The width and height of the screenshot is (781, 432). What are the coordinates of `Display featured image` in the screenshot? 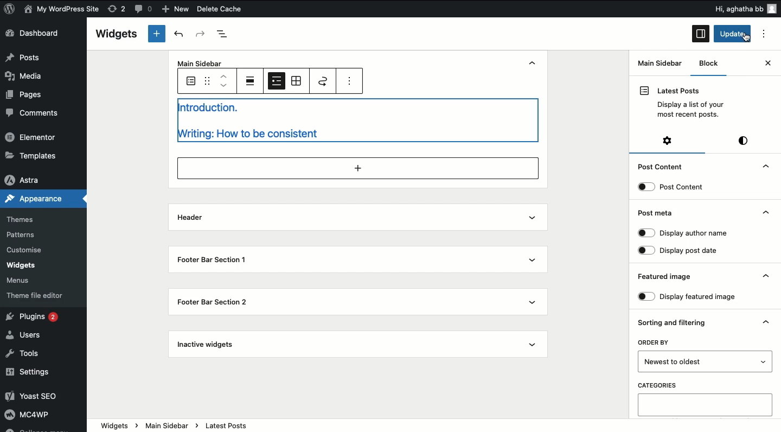 It's located at (688, 296).